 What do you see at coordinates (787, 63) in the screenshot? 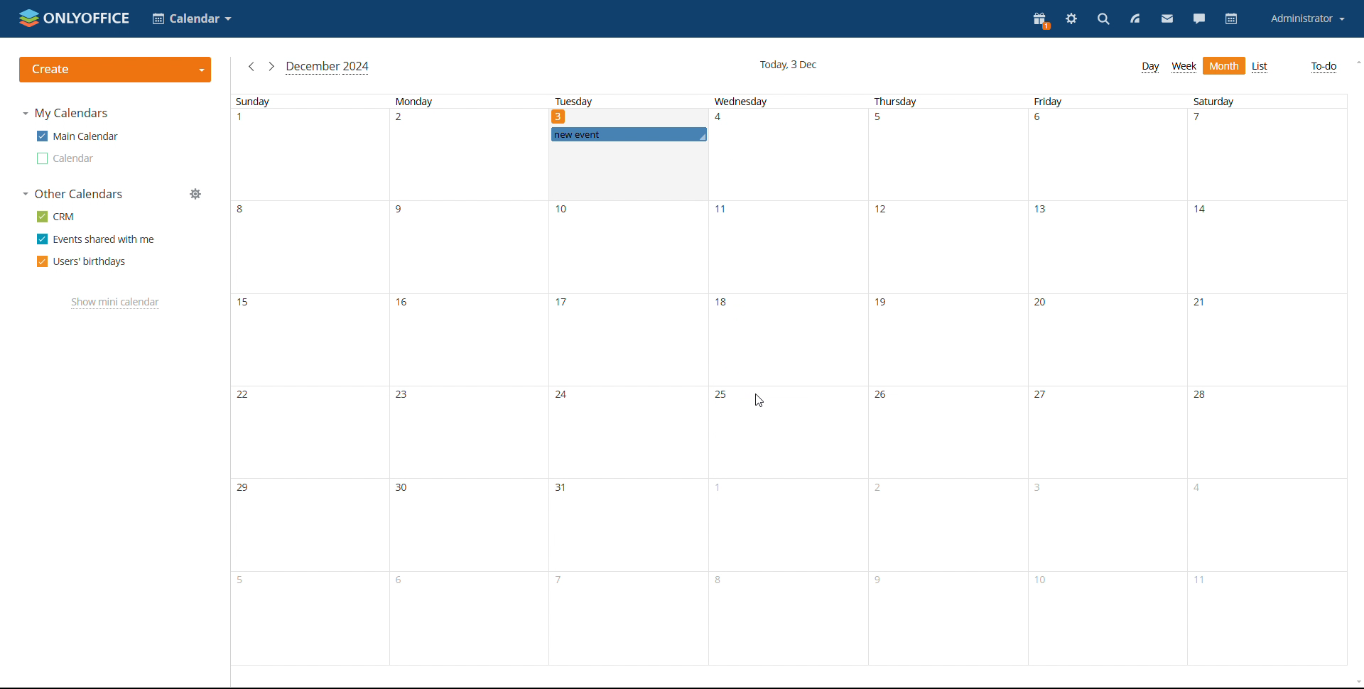
I see `current date` at bounding box center [787, 63].